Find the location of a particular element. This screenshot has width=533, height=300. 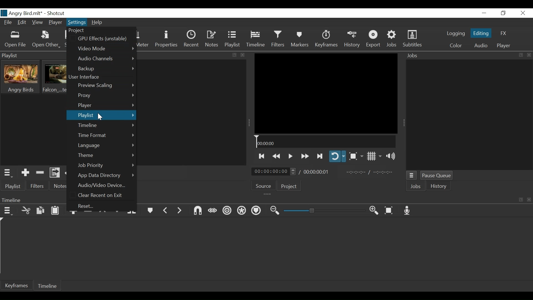

Clip is located at coordinates (56, 77).